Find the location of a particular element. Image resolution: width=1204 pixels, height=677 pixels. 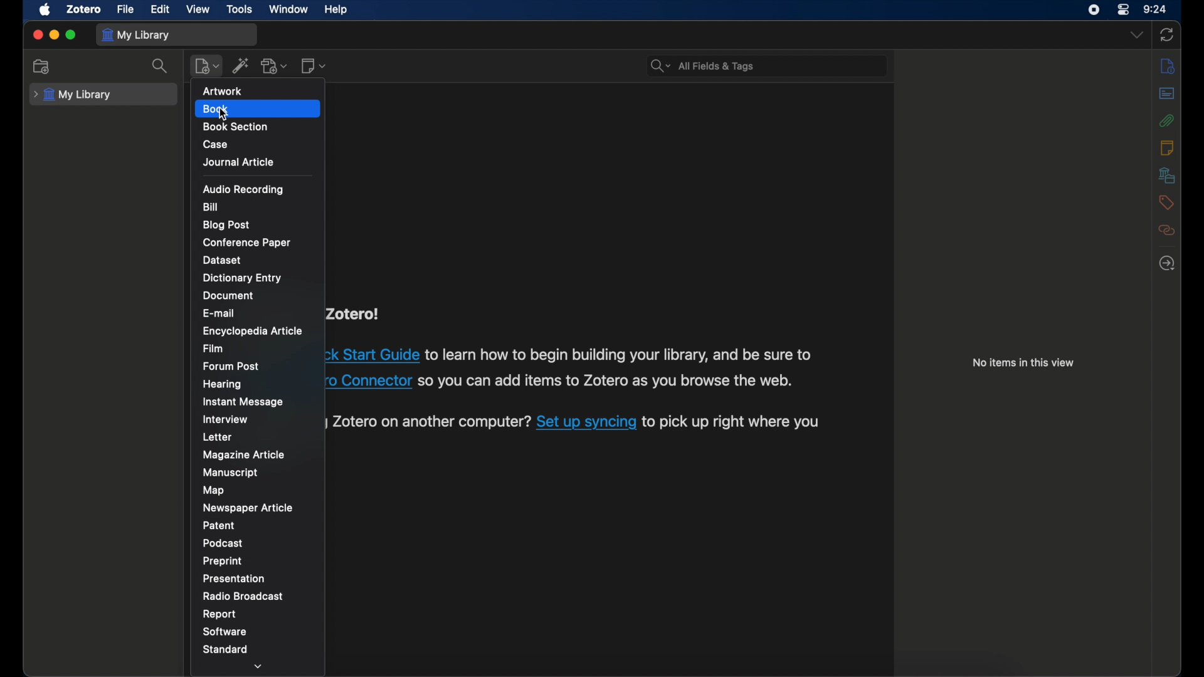

audio recording is located at coordinates (243, 189).